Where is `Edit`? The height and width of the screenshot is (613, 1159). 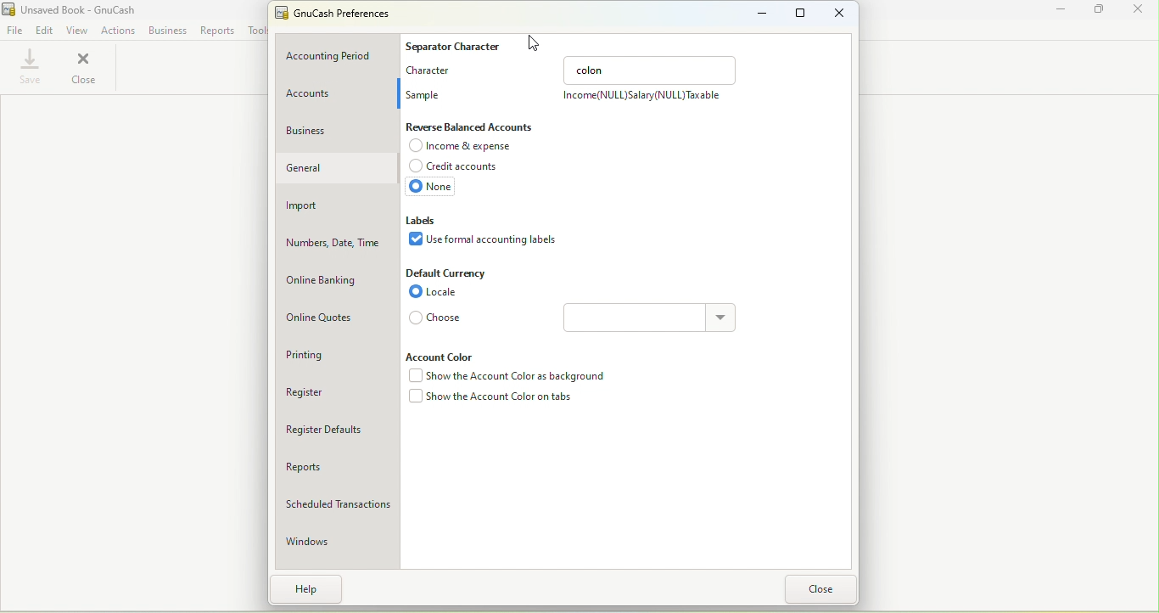
Edit is located at coordinates (45, 28).